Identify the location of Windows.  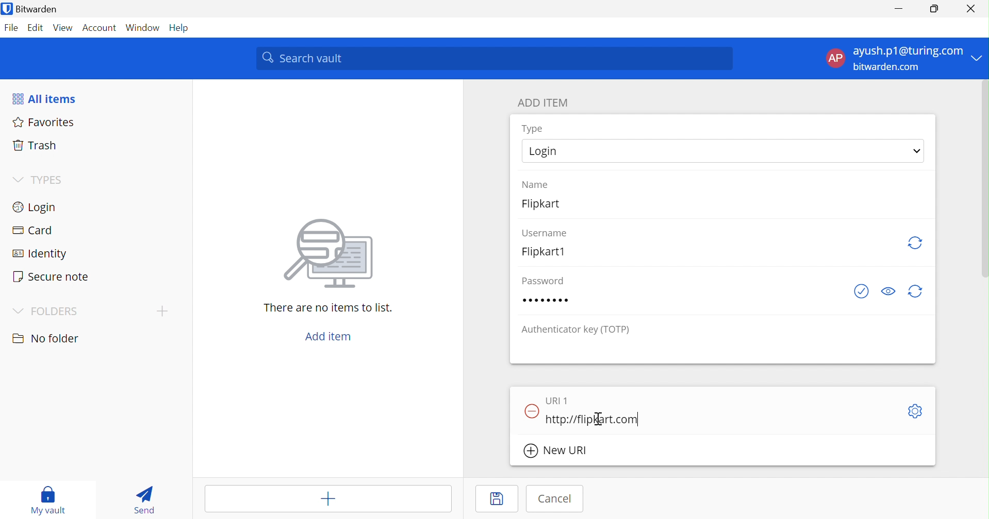
(144, 28).